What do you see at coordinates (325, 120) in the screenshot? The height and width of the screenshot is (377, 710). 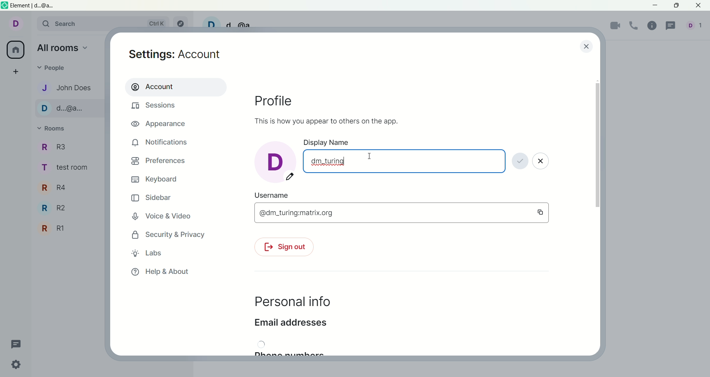 I see `This is how you appear to others on the app` at bounding box center [325, 120].